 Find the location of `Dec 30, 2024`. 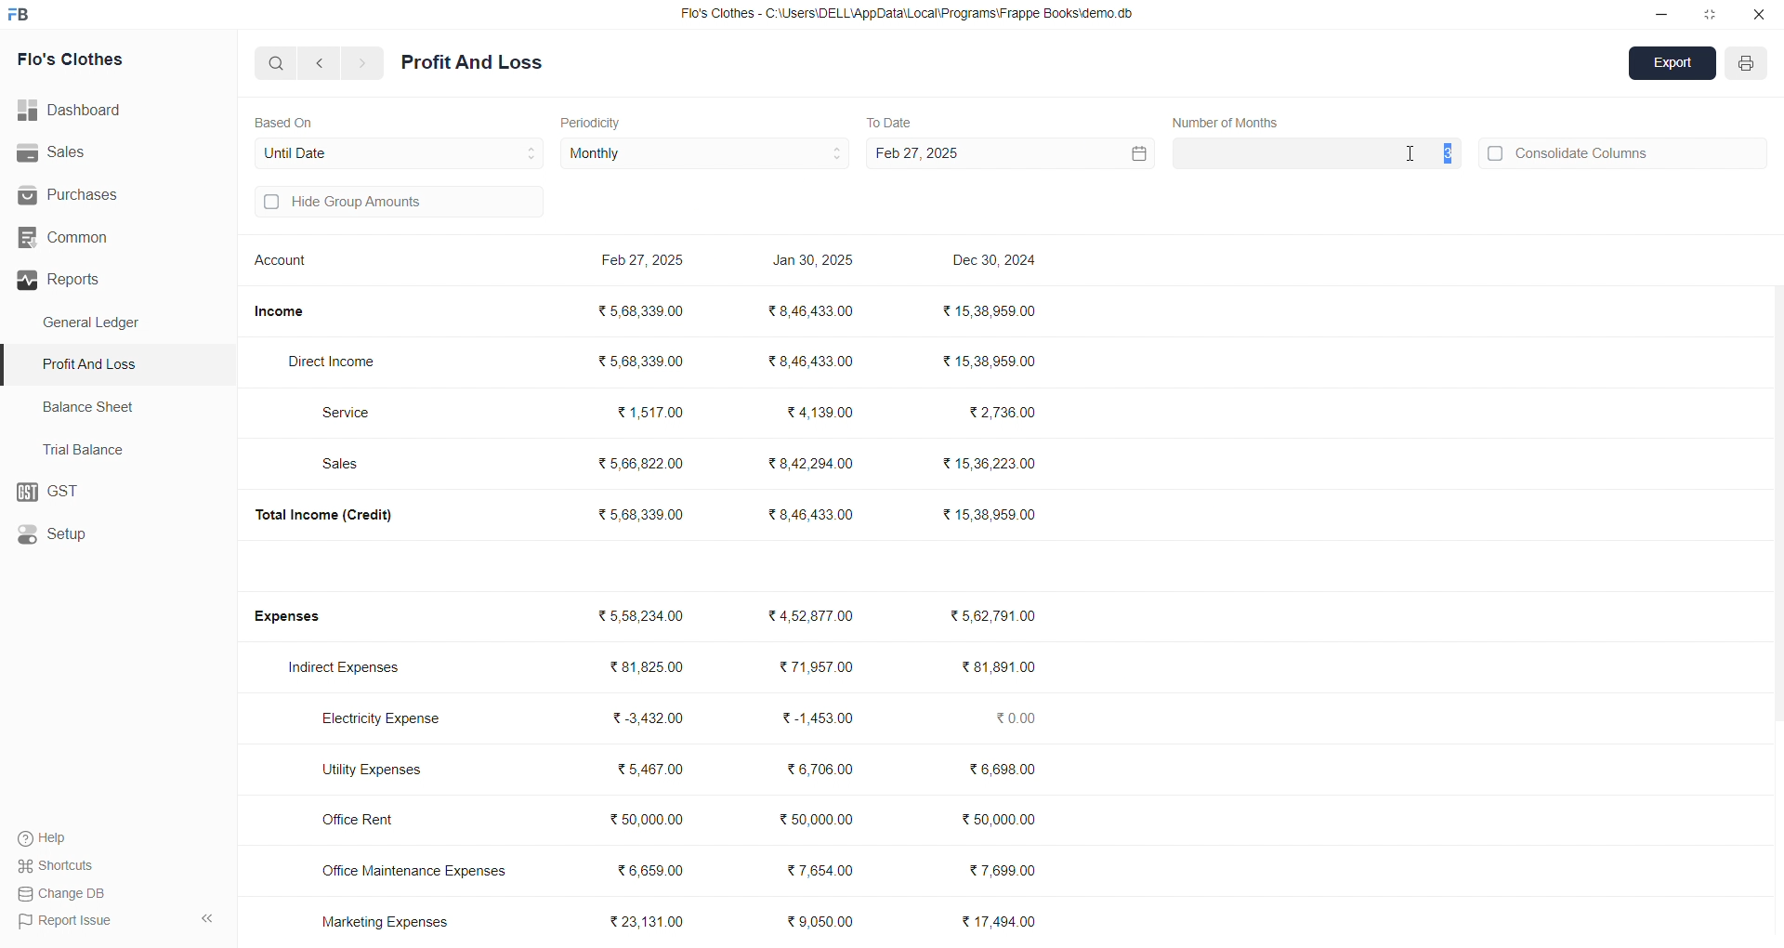

Dec 30, 2024 is located at coordinates (997, 262).